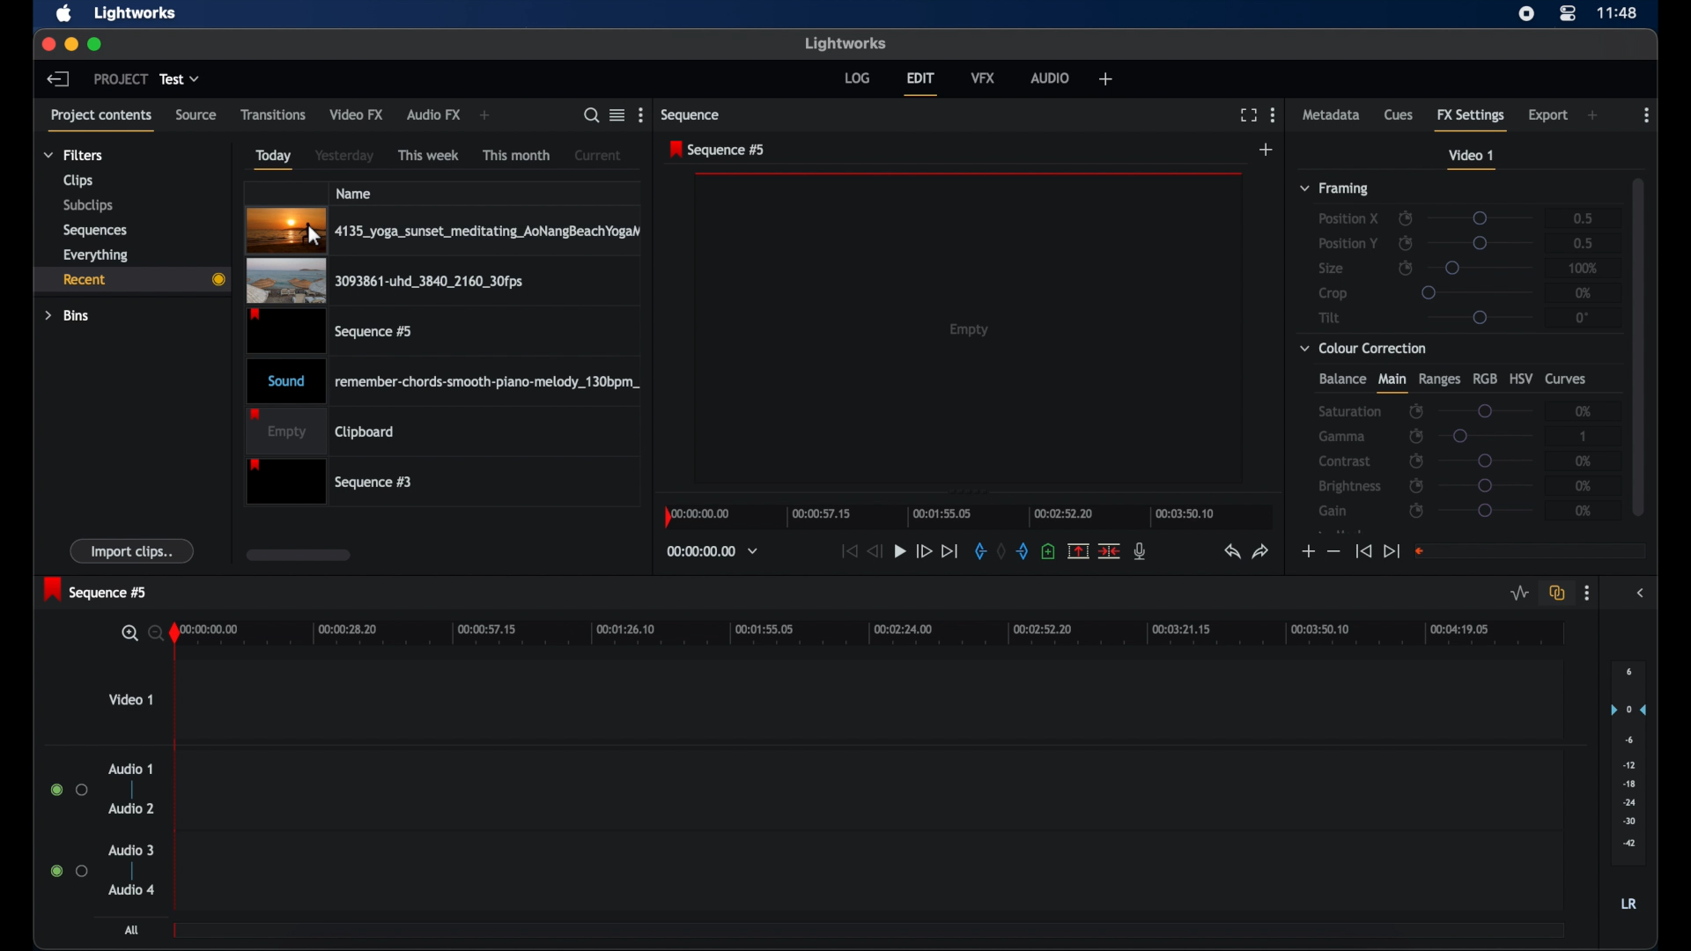  Describe the element at coordinates (1351, 487) in the screenshot. I see `brightness` at that location.